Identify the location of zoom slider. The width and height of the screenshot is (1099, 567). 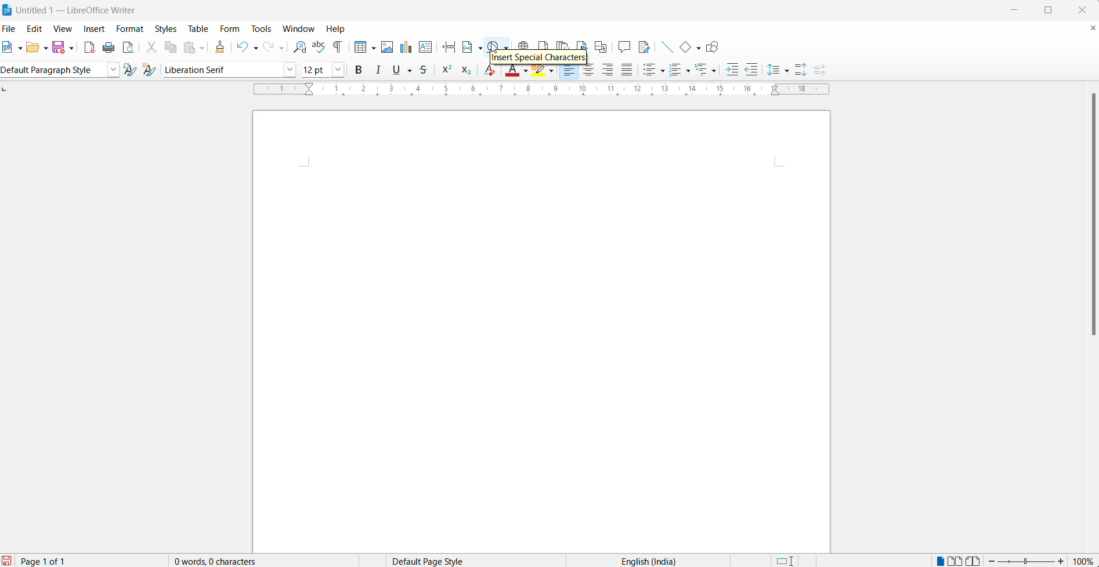
(1026, 561).